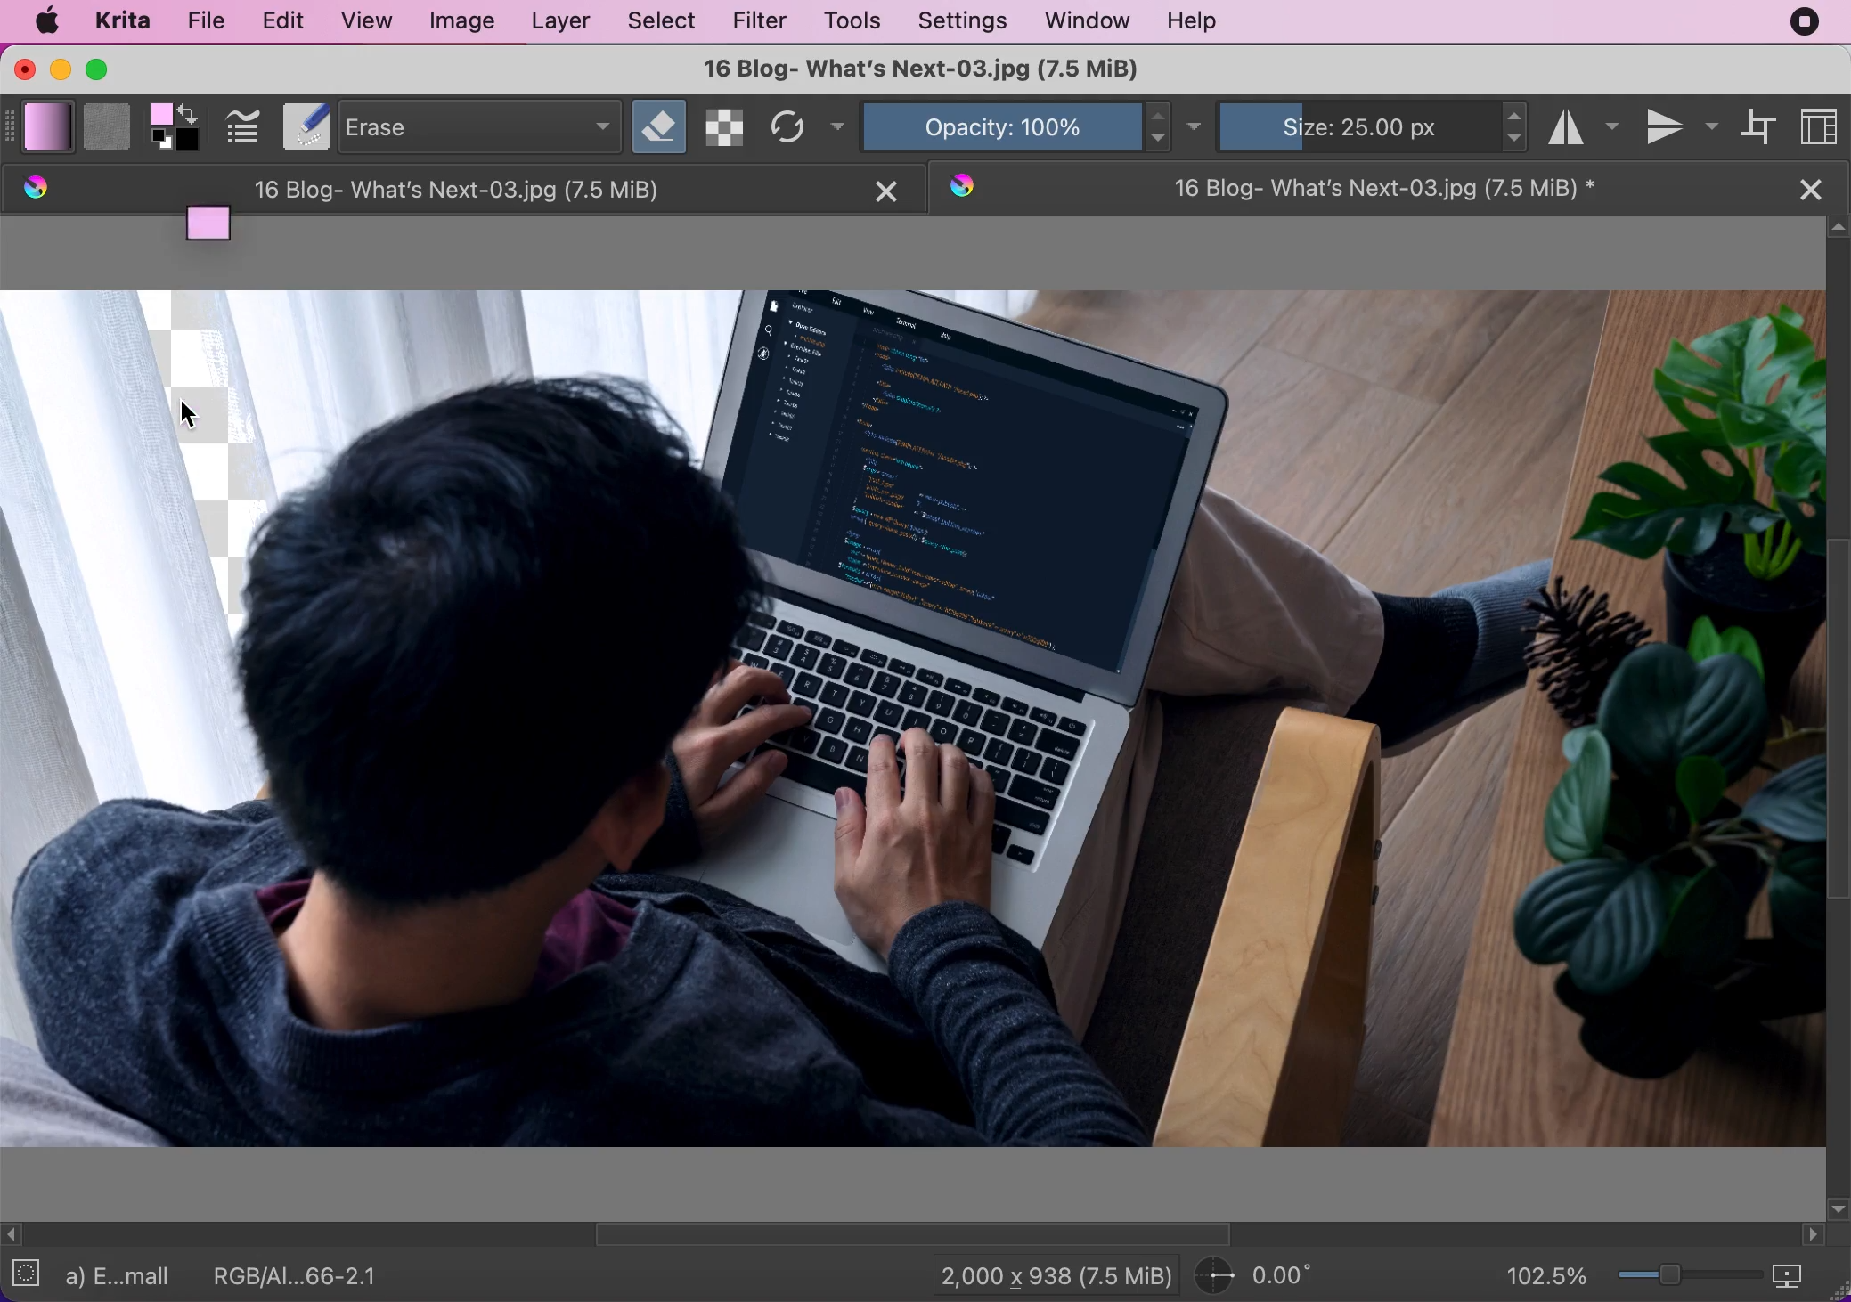 The width and height of the screenshot is (1851, 1302). Describe the element at coordinates (919, 69) in the screenshot. I see `16 Blog- What's Next-03.jpg (7.5 MiB)` at that location.